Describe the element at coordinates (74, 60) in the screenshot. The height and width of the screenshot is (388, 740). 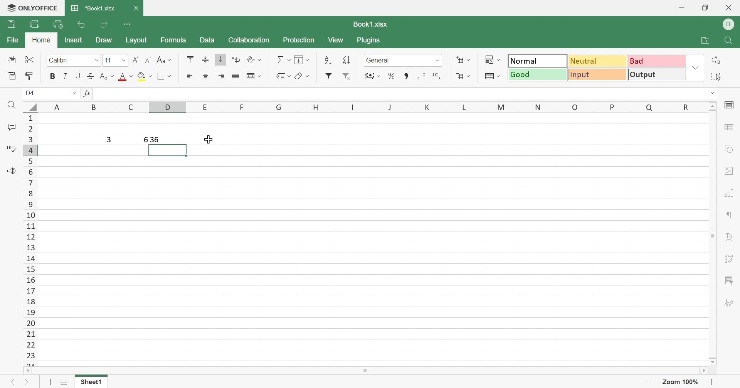
I see `Font` at that location.